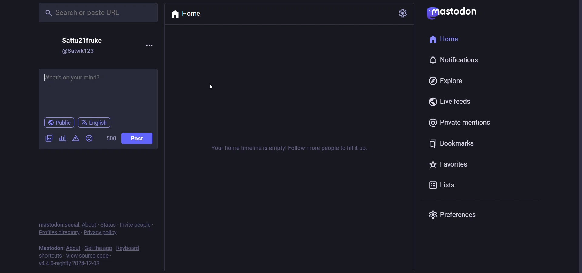  What do you see at coordinates (440, 185) in the screenshot?
I see `lists` at bounding box center [440, 185].